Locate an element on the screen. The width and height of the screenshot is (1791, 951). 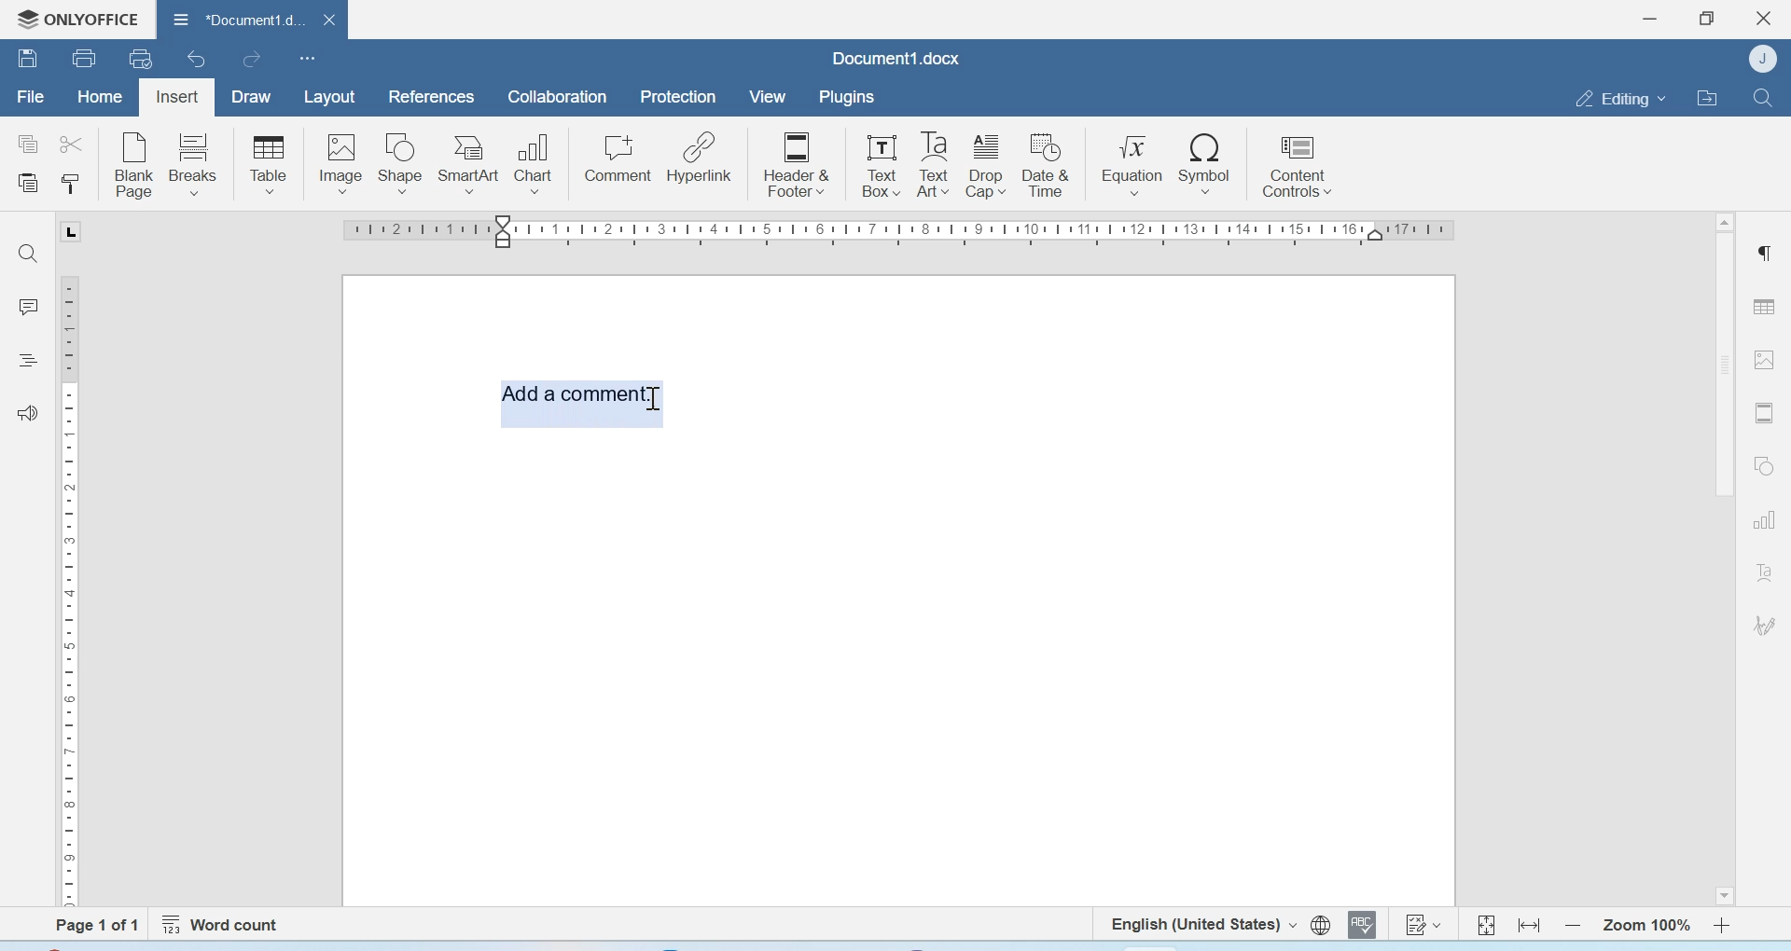
Graphs is located at coordinates (1764, 520).